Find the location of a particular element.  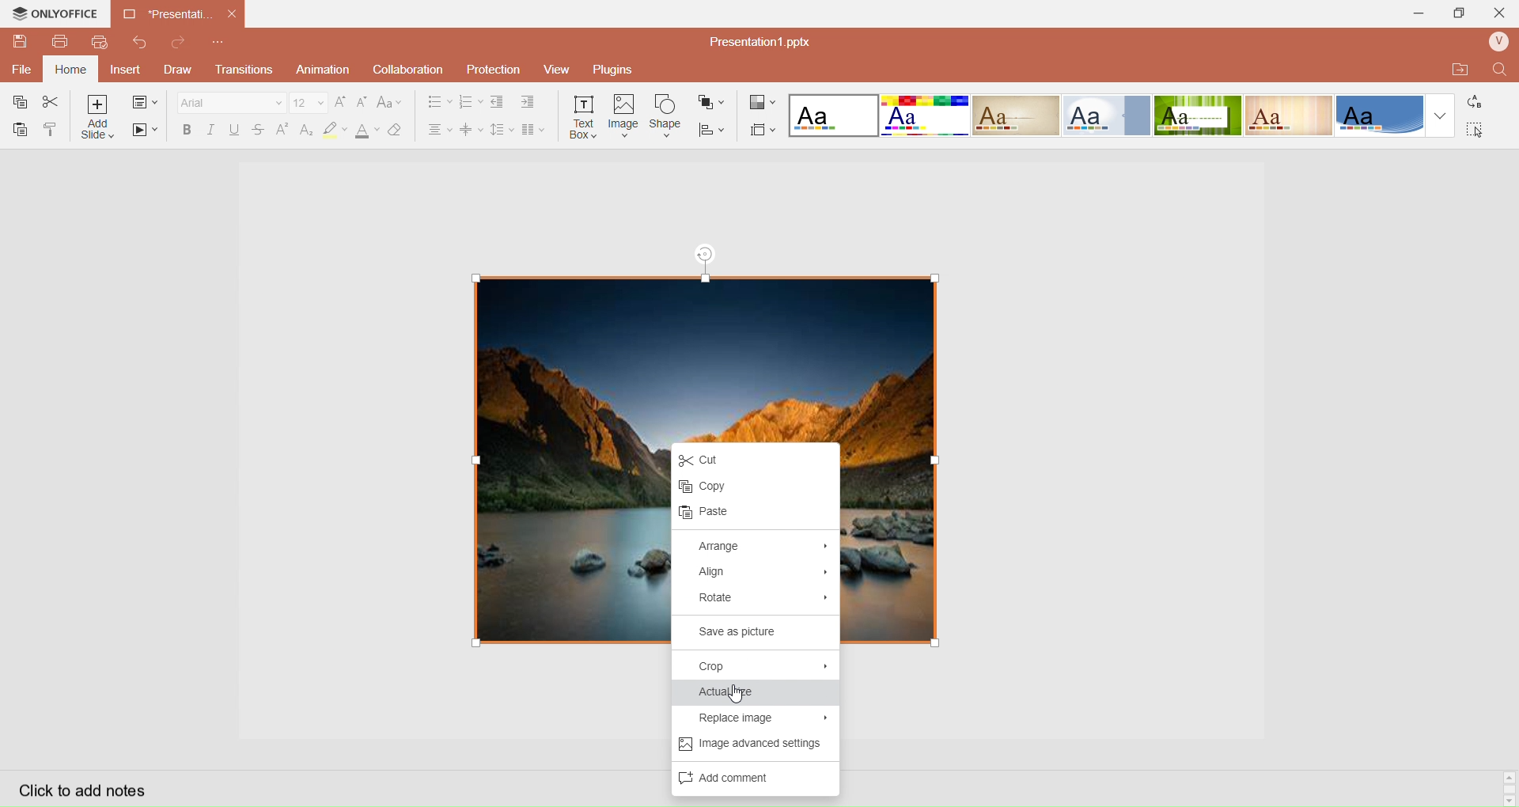

image is located at coordinates (708, 356).